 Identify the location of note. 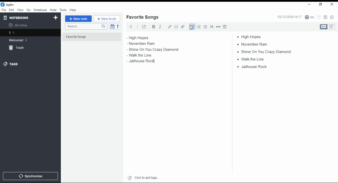
(53, 10).